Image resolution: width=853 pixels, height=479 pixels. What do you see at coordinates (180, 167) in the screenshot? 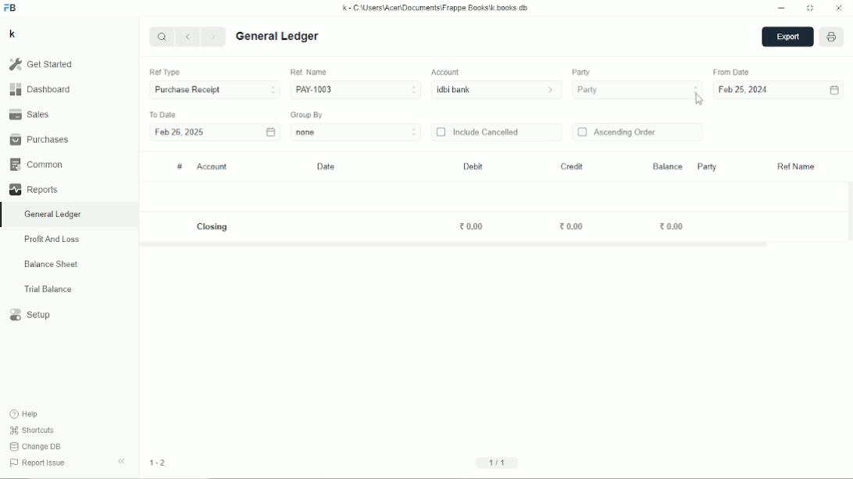
I see `#` at bounding box center [180, 167].